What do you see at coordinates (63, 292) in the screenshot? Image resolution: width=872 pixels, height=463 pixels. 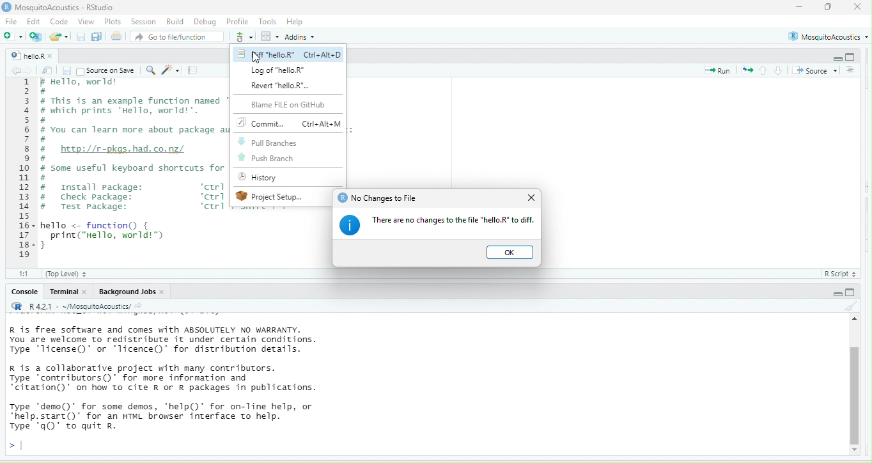 I see ` Terminal` at bounding box center [63, 292].